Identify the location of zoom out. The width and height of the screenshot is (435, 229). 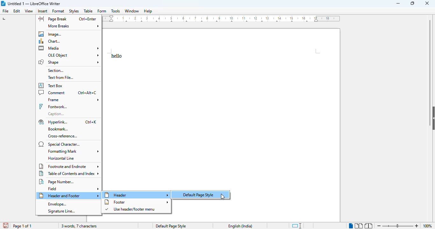
(379, 226).